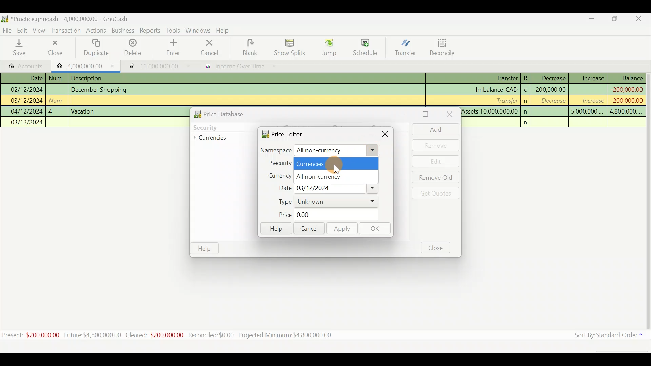 This screenshot has height=366, width=651. What do you see at coordinates (427, 114) in the screenshot?
I see `Maximise` at bounding box center [427, 114].